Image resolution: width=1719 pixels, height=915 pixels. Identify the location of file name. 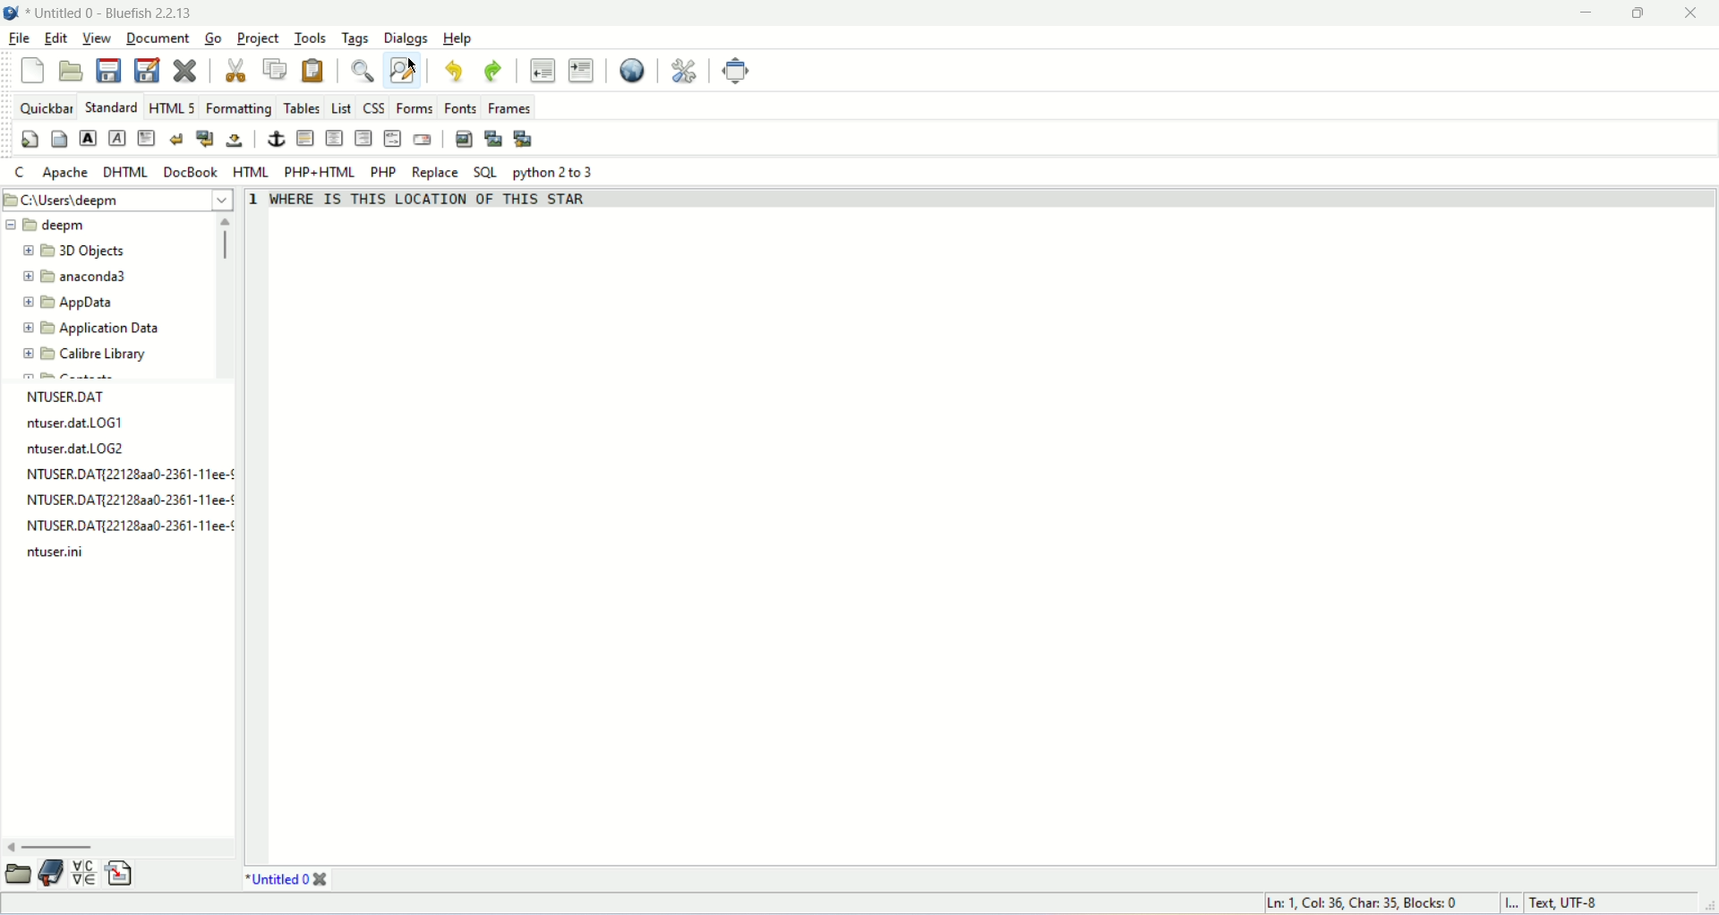
(133, 475).